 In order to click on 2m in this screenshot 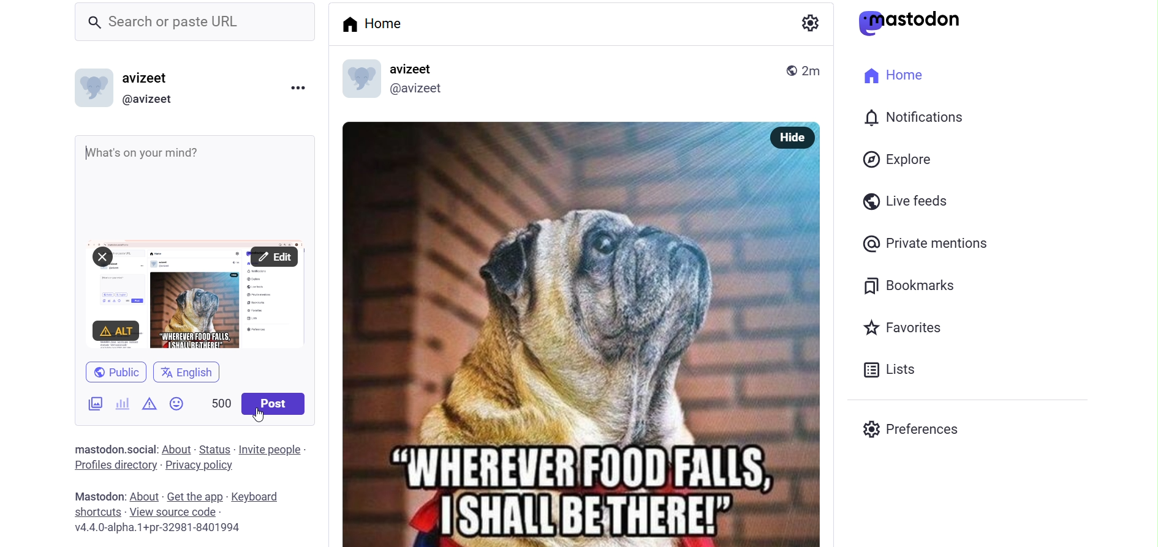, I will do `click(811, 70)`.